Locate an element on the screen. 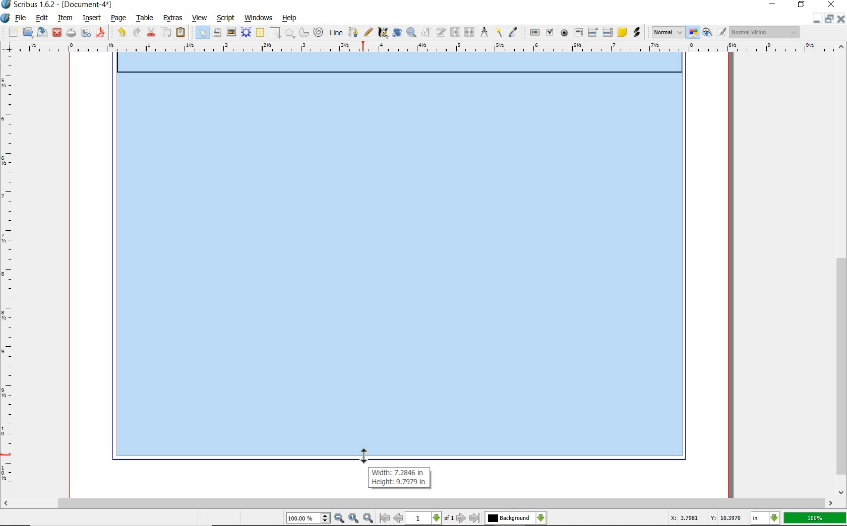  text frame is located at coordinates (217, 34).